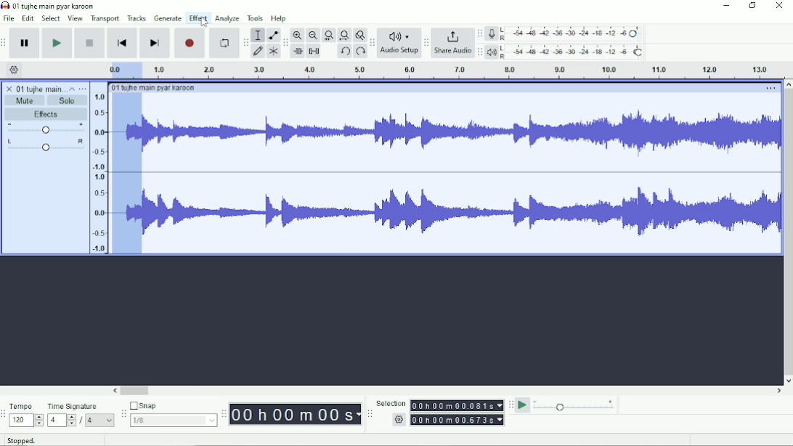 This screenshot has height=446, width=793. What do you see at coordinates (75, 18) in the screenshot?
I see `View` at bounding box center [75, 18].